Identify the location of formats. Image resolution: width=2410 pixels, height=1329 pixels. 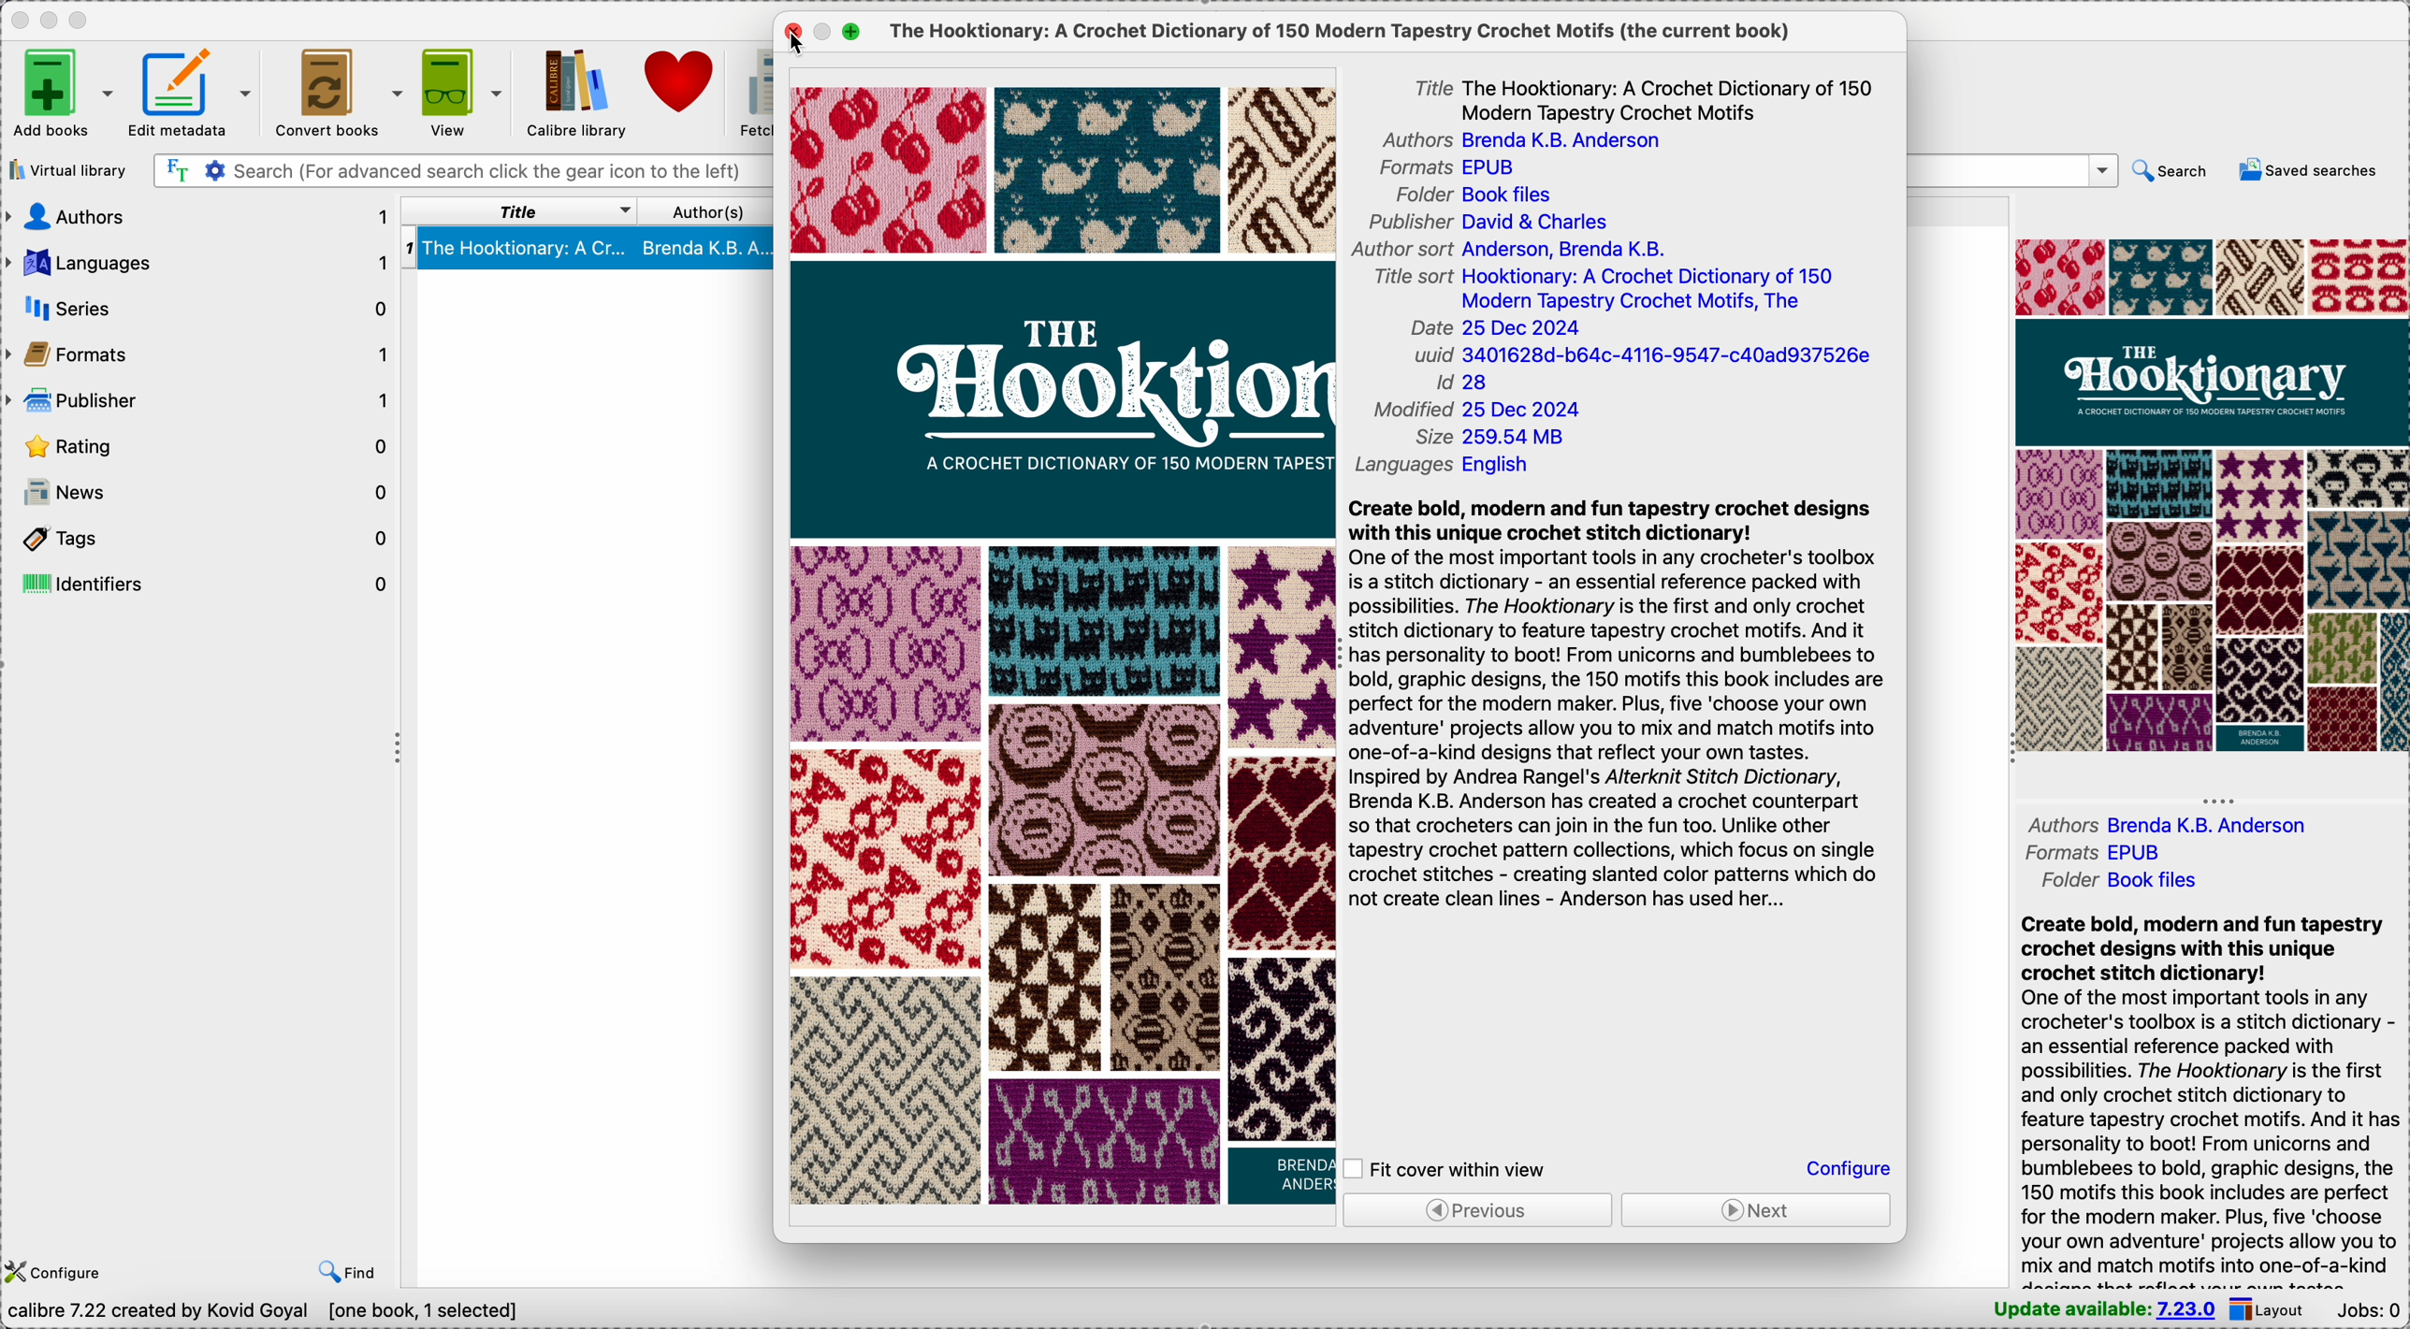
(2092, 856).